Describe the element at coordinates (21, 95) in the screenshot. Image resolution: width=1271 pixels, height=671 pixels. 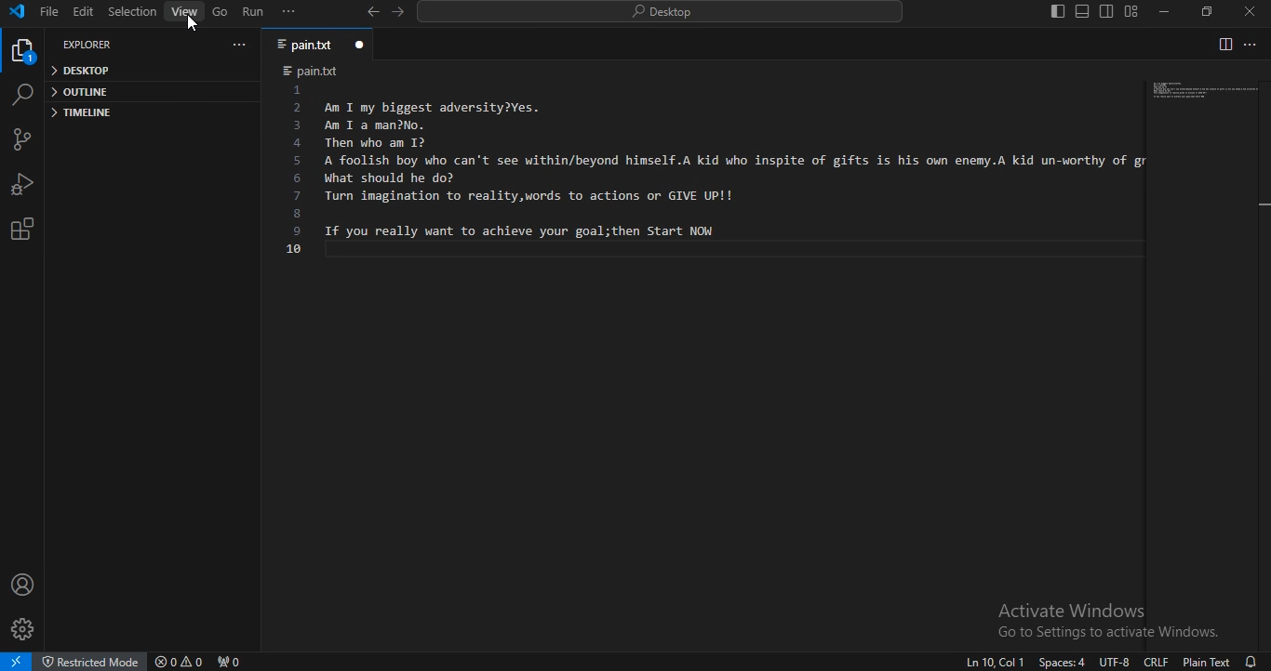
I see `search` at that location.